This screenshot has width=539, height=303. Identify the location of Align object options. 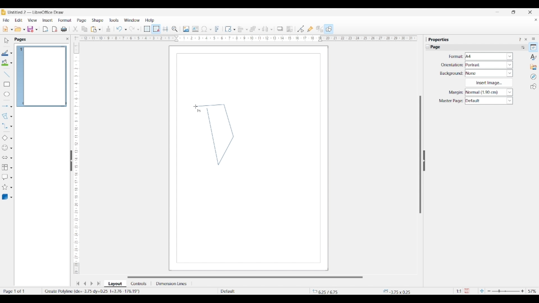
(247, 30).